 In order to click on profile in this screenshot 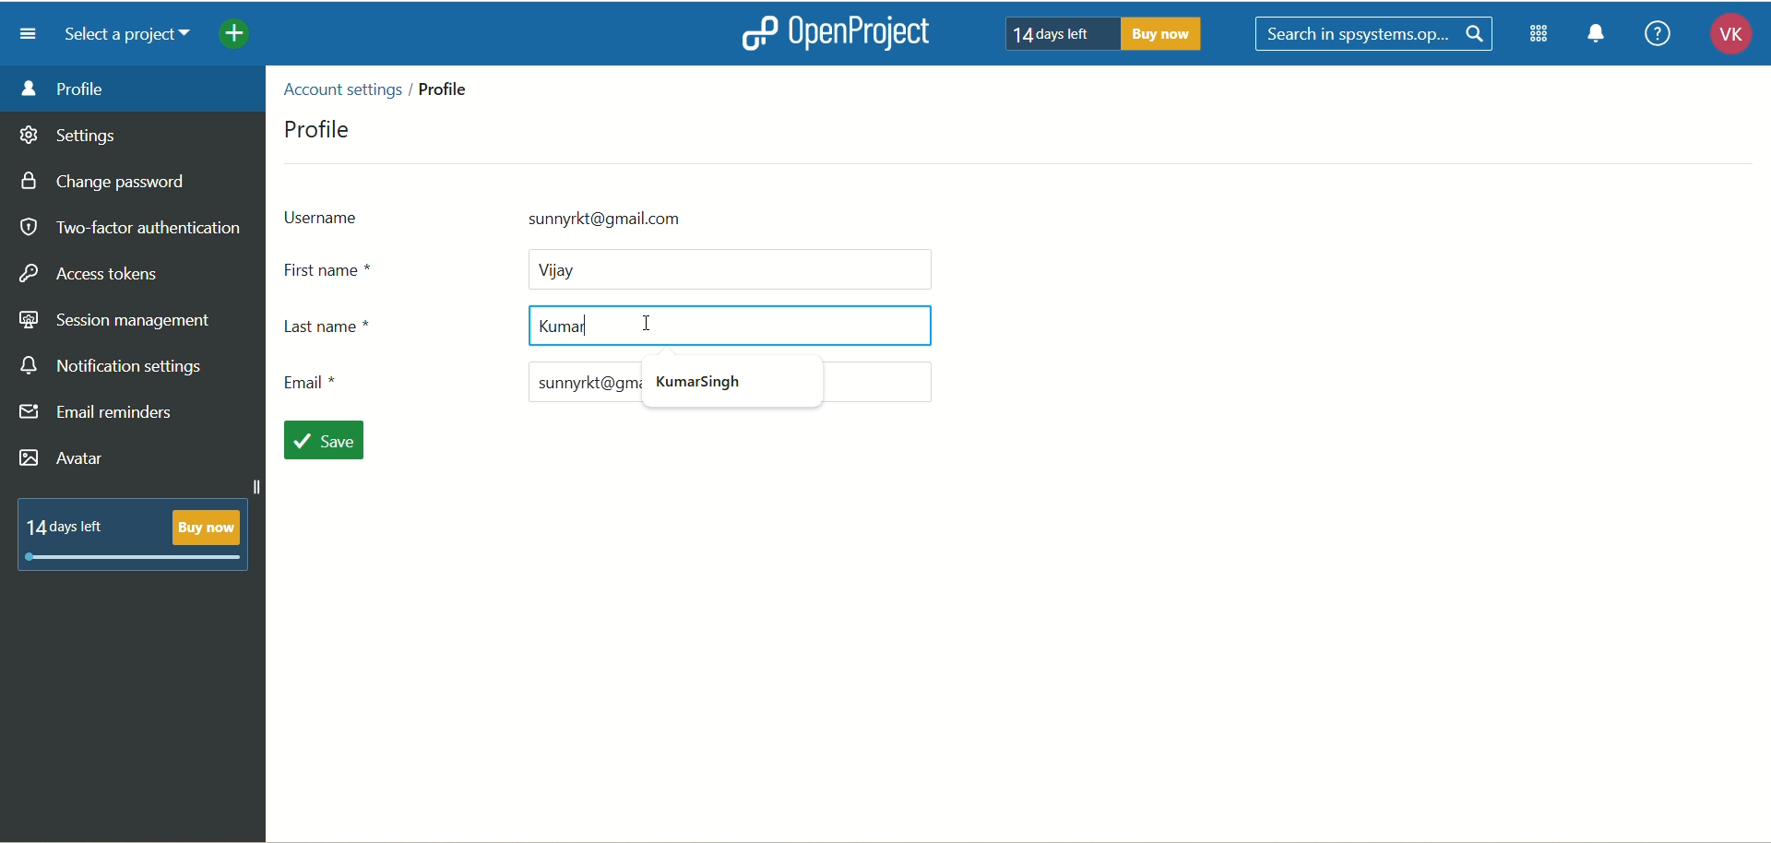, I will do `click(320, 127)`.